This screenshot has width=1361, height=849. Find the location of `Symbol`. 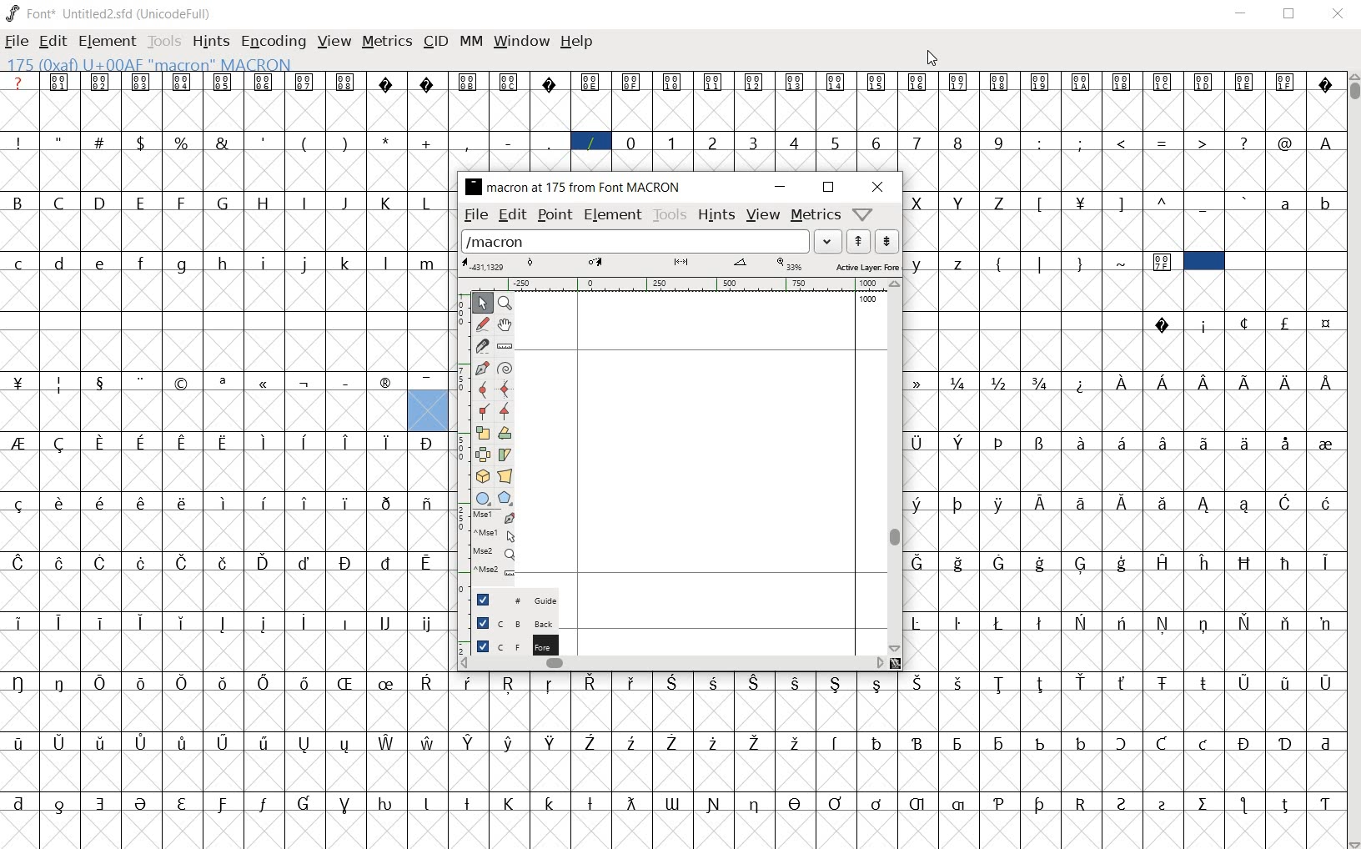

Symbol is located at coordinates (1002, 563).